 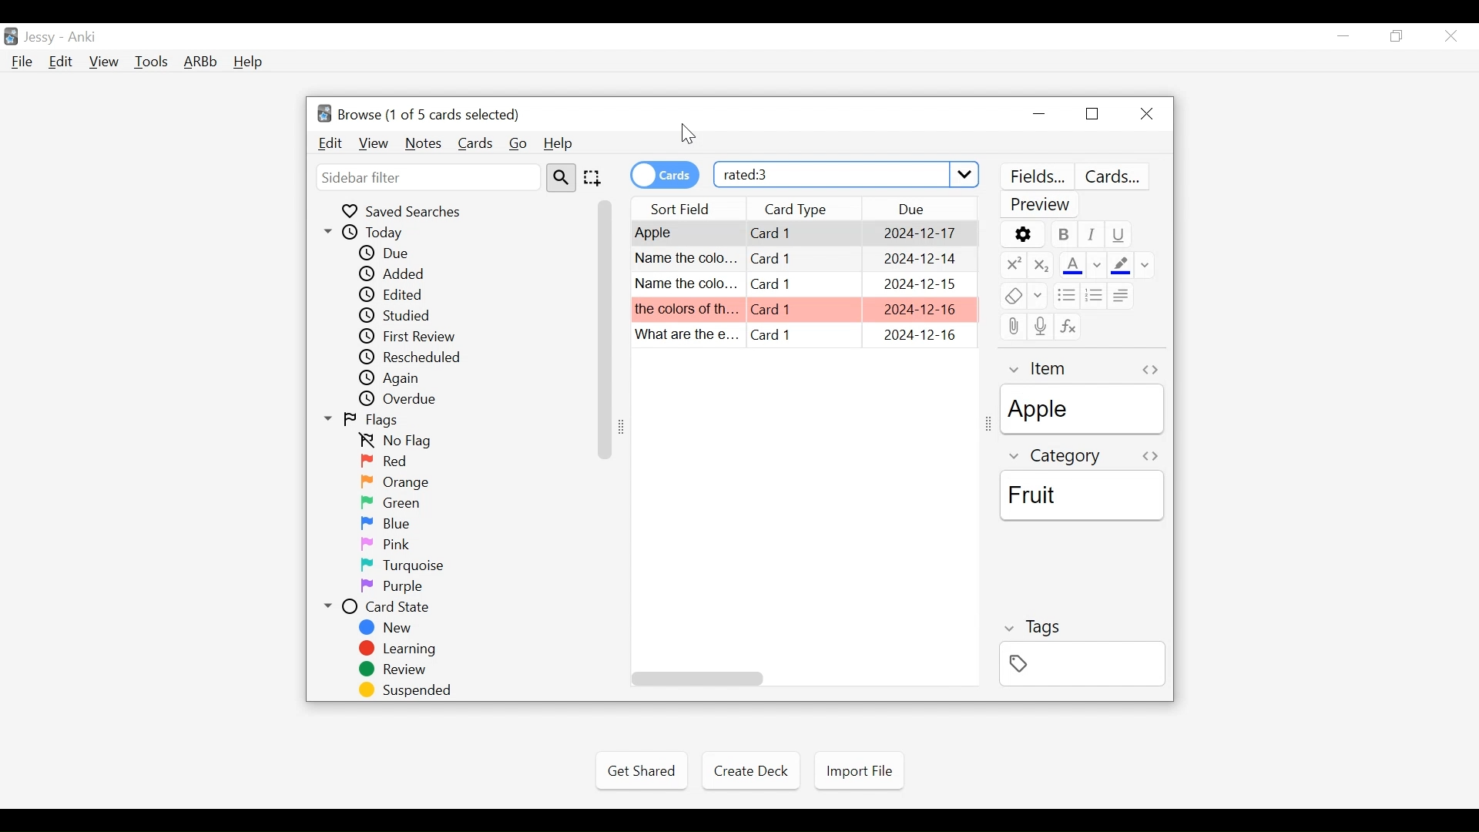 What do you see at coordinates (11, 36) in the screenshot?
I see `Anki Desktop Icon` at bounding box center [11, 36].